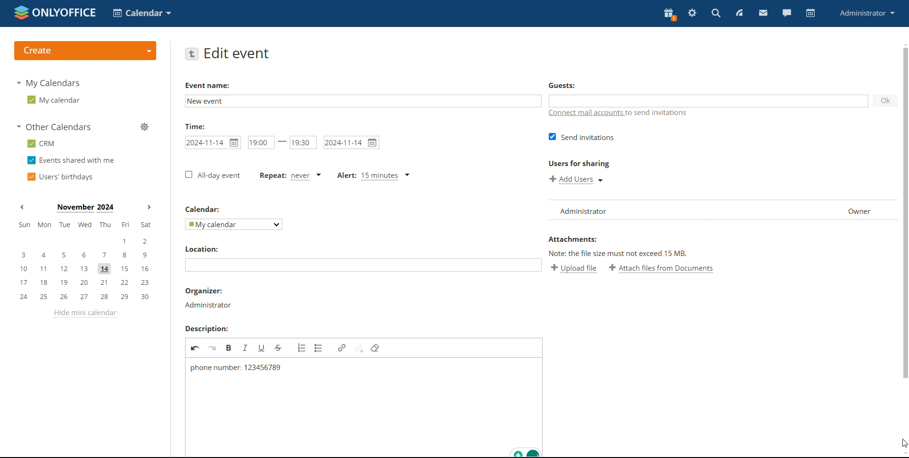 The height and width of the screenshot is (458, 909). I want to click on alert type, so click(374, 176).